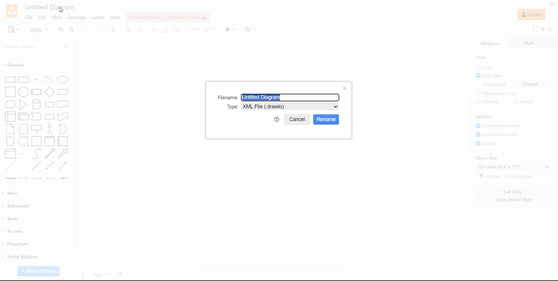 The image size is (558, 281). What do you see at coordinates (491, 176) in the screenshot?
I see `Portrait ` at bounding box center [491, 176].